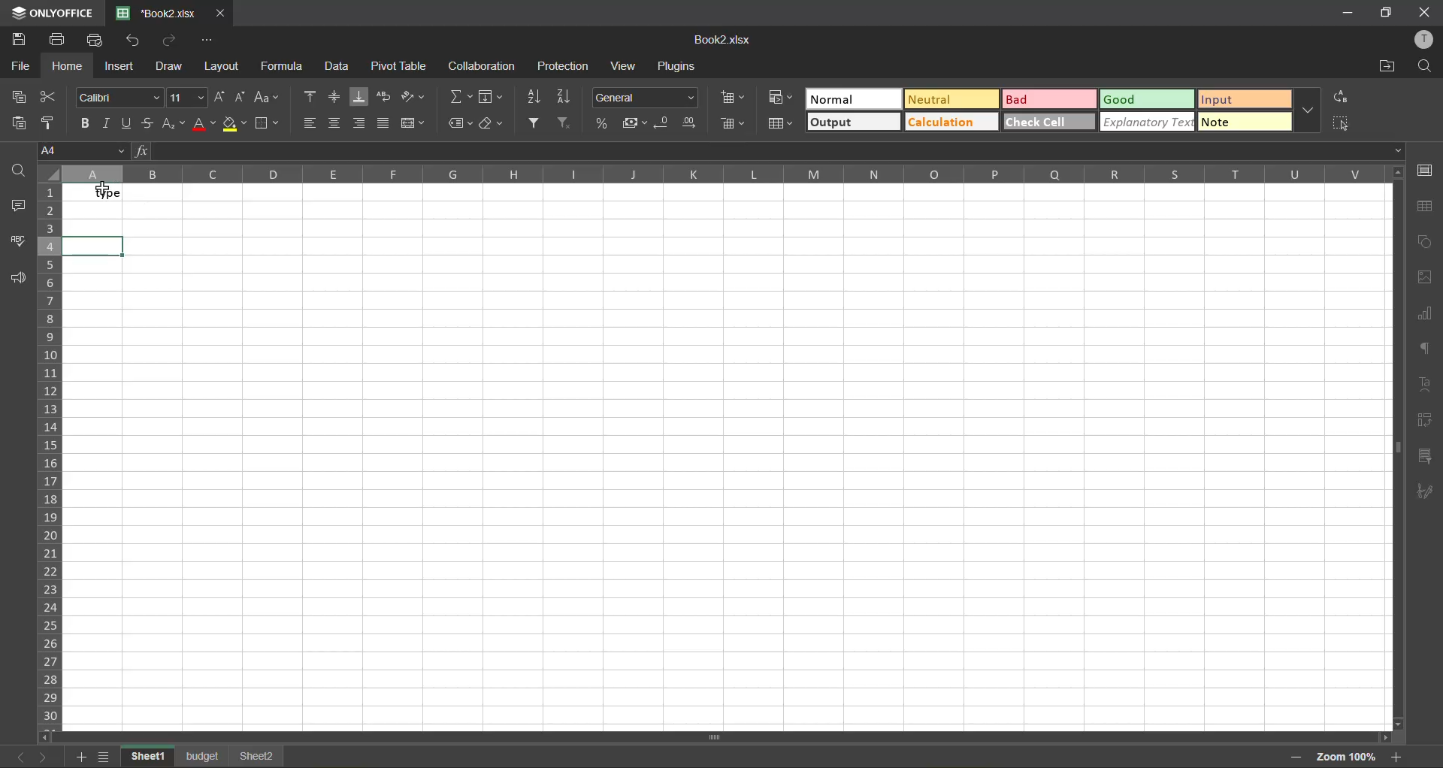 This screenshot has width=1443, height=768. Describe the element at coordinates (129, 126) in the screenshot. I see `underline` at that location.